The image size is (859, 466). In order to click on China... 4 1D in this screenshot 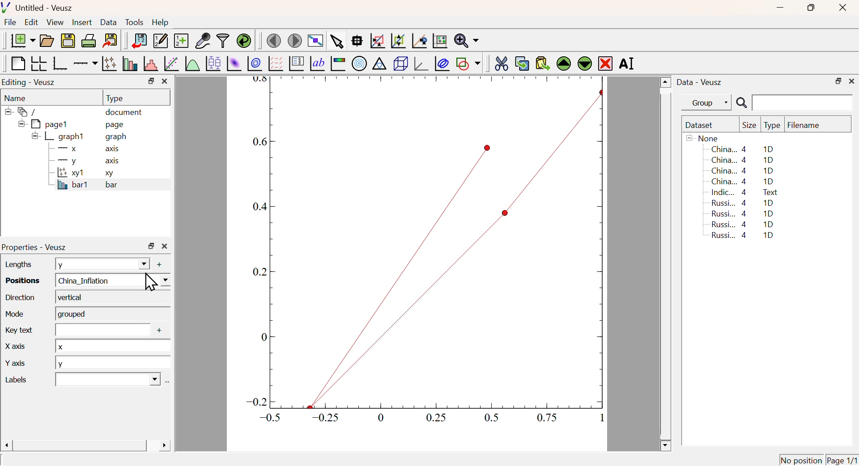, I will do `click(744, 160)`.